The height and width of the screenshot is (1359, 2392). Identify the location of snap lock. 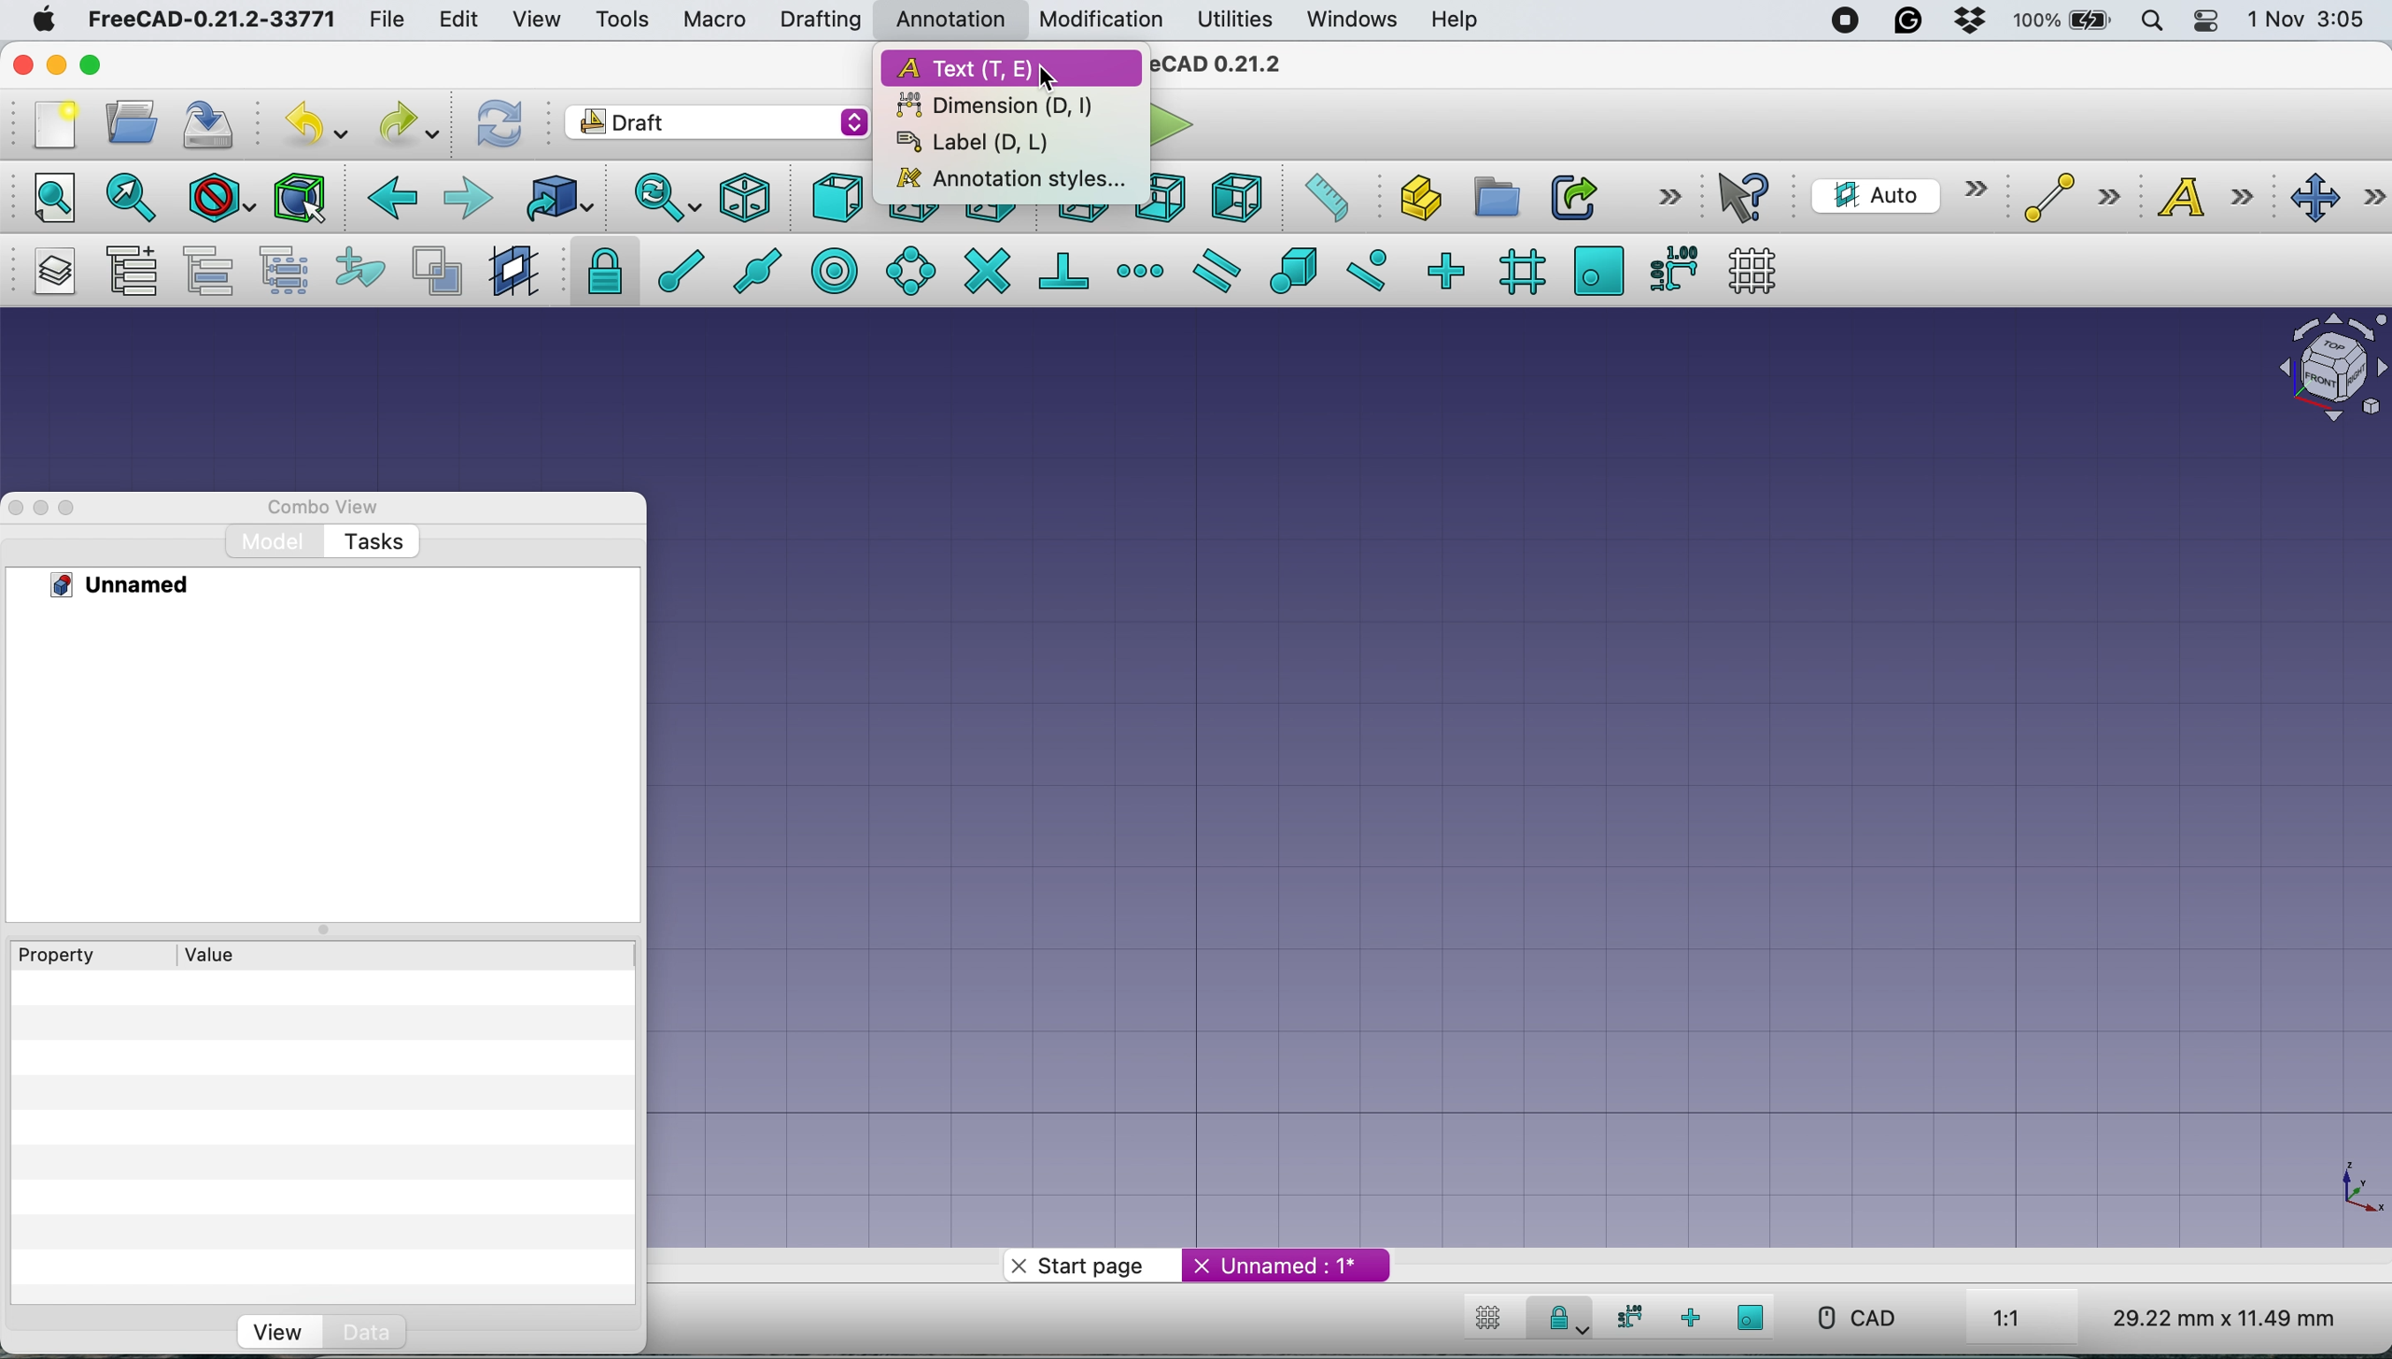
(1558, 1317).